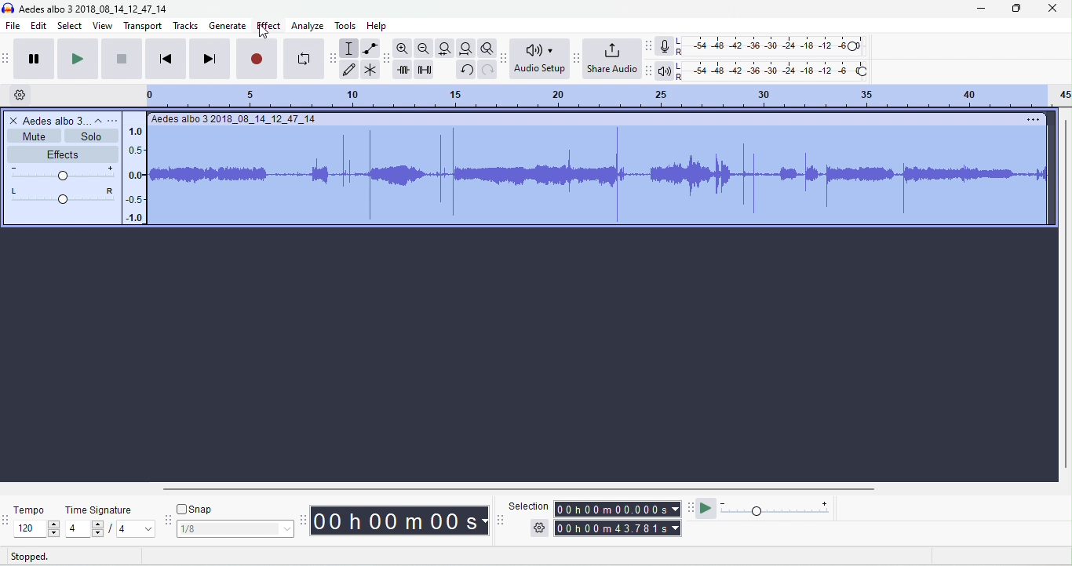 The width and height of the screenshot is (1072, 566). What do you see at coordinates (502, 521) in the screenshot?
I see `selection toolbar` at bounding box center [502, 521].